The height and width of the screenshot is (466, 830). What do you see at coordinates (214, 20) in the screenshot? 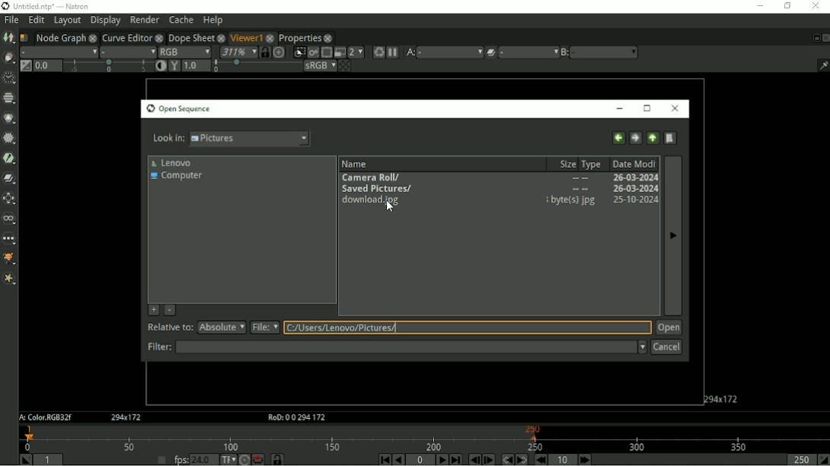
I see `Help` at bounding box center [214, 20].